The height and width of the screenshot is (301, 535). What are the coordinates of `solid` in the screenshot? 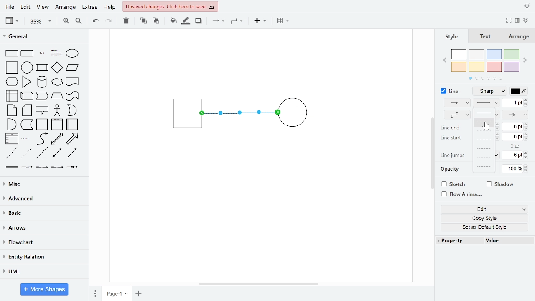 It's located at (483, 113).